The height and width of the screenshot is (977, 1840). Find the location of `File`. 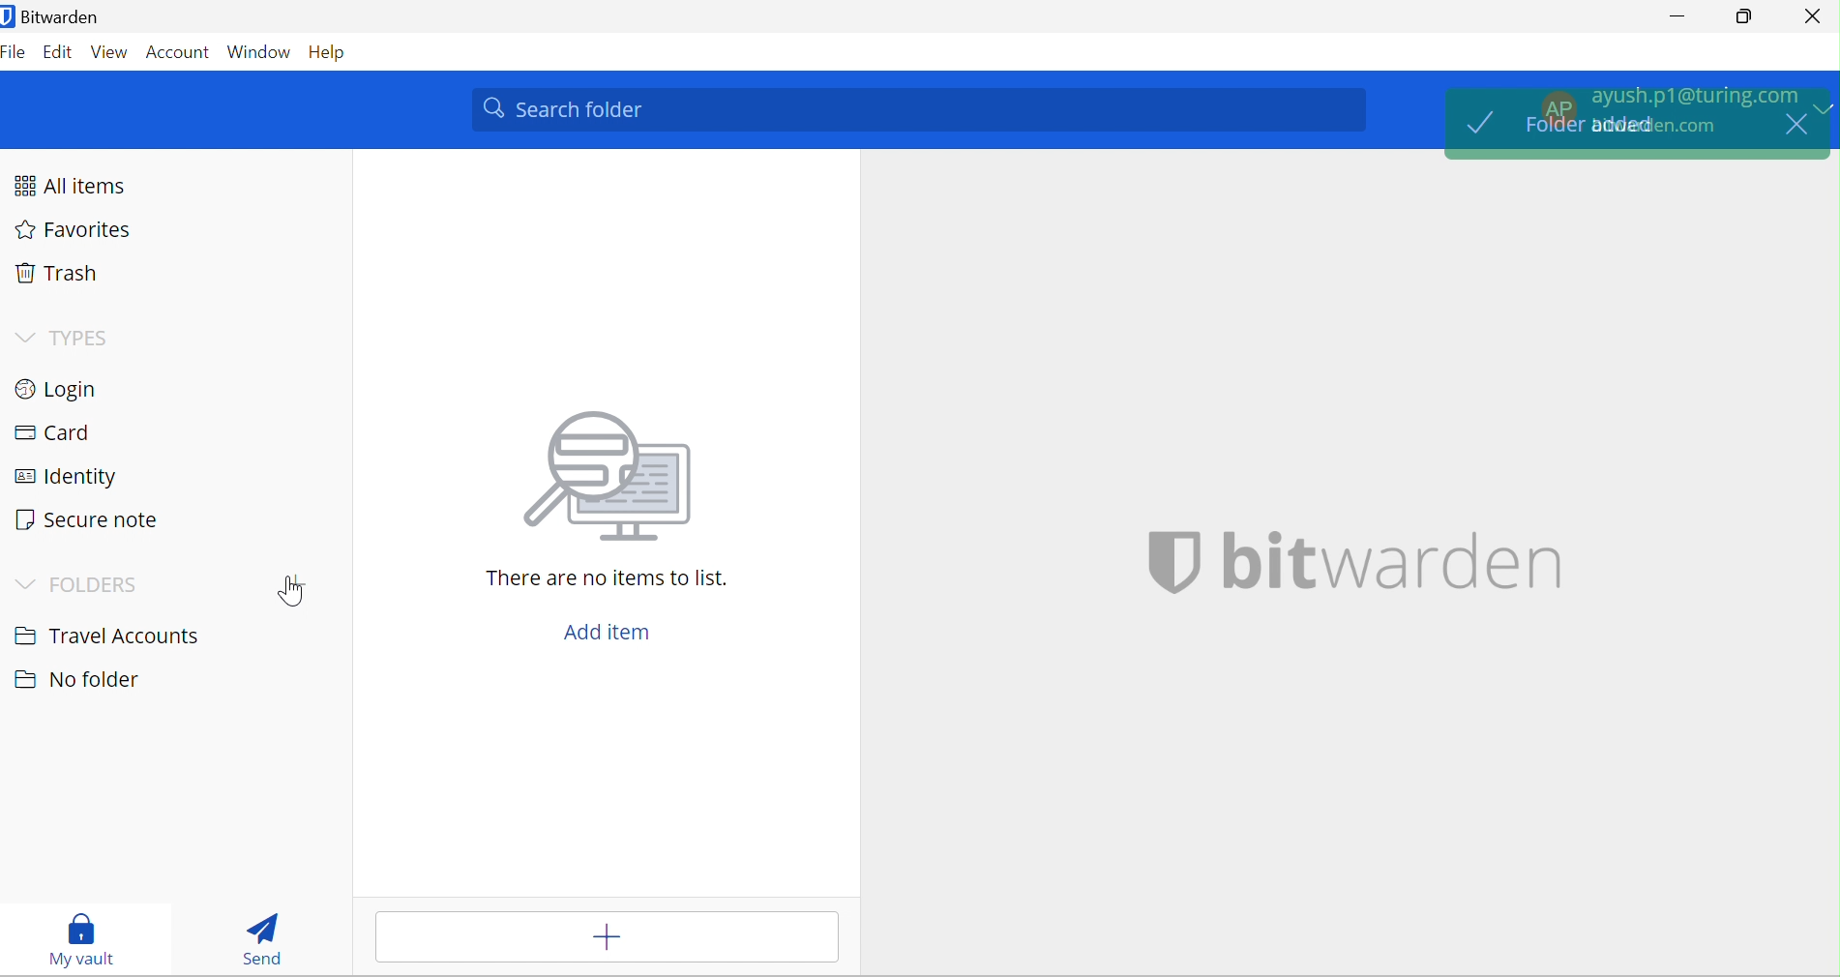

File is located at coordinates (16, 53).